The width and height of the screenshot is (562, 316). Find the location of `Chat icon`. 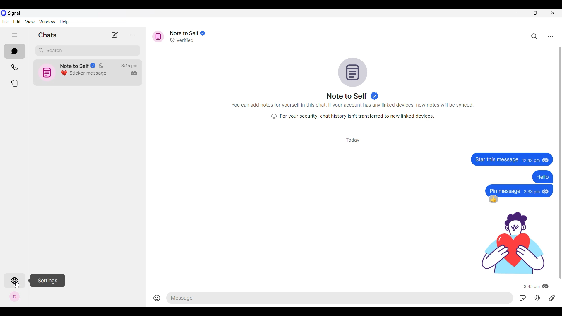

Chat icon is located at coordinates (353, 72).